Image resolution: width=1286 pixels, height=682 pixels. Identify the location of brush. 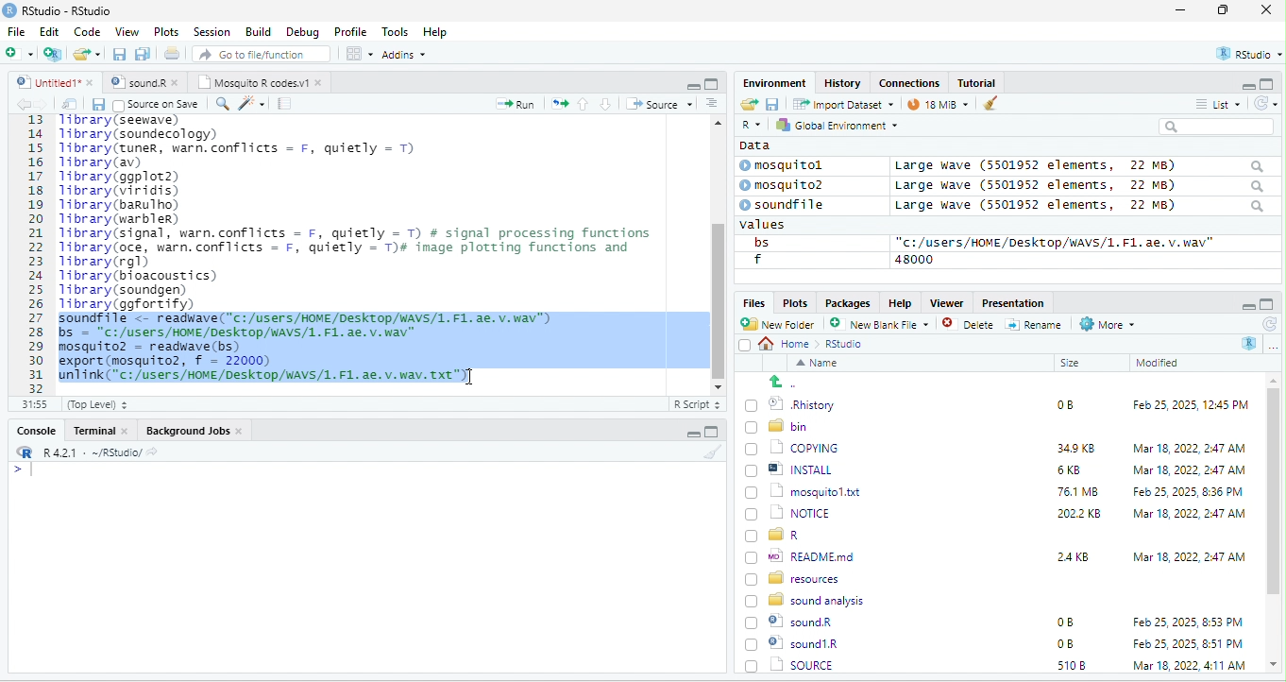
(715, 452).